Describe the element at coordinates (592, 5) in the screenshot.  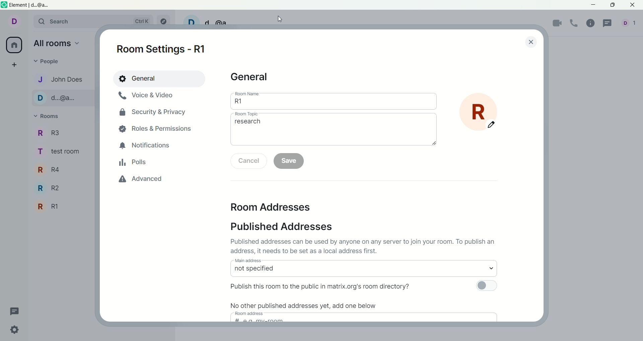
I see `minimize` at that location.